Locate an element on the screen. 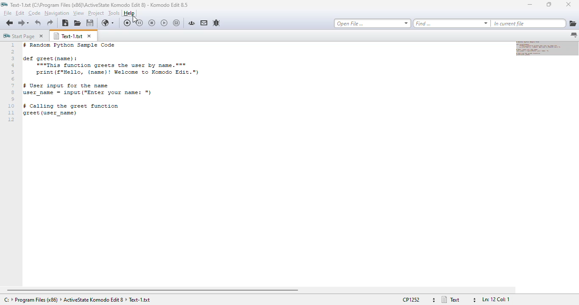  close tab is located at coordinates (41, 36).